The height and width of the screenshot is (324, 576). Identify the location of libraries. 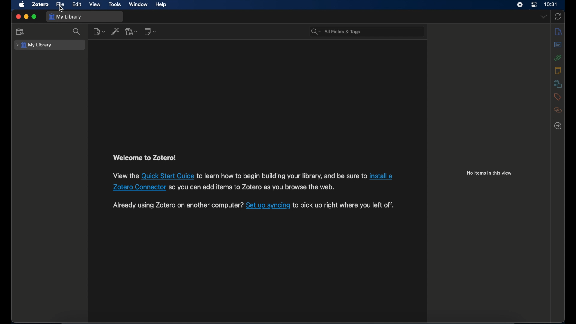
(558, 84).